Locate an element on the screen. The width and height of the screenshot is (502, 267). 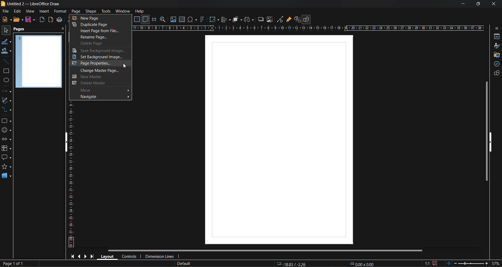
zoom and pan is located at coordinates (162, 19).